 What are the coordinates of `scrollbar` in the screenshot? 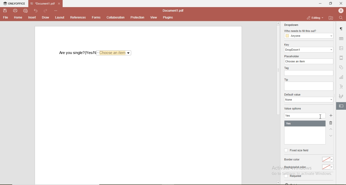 It's located at (278, 68).